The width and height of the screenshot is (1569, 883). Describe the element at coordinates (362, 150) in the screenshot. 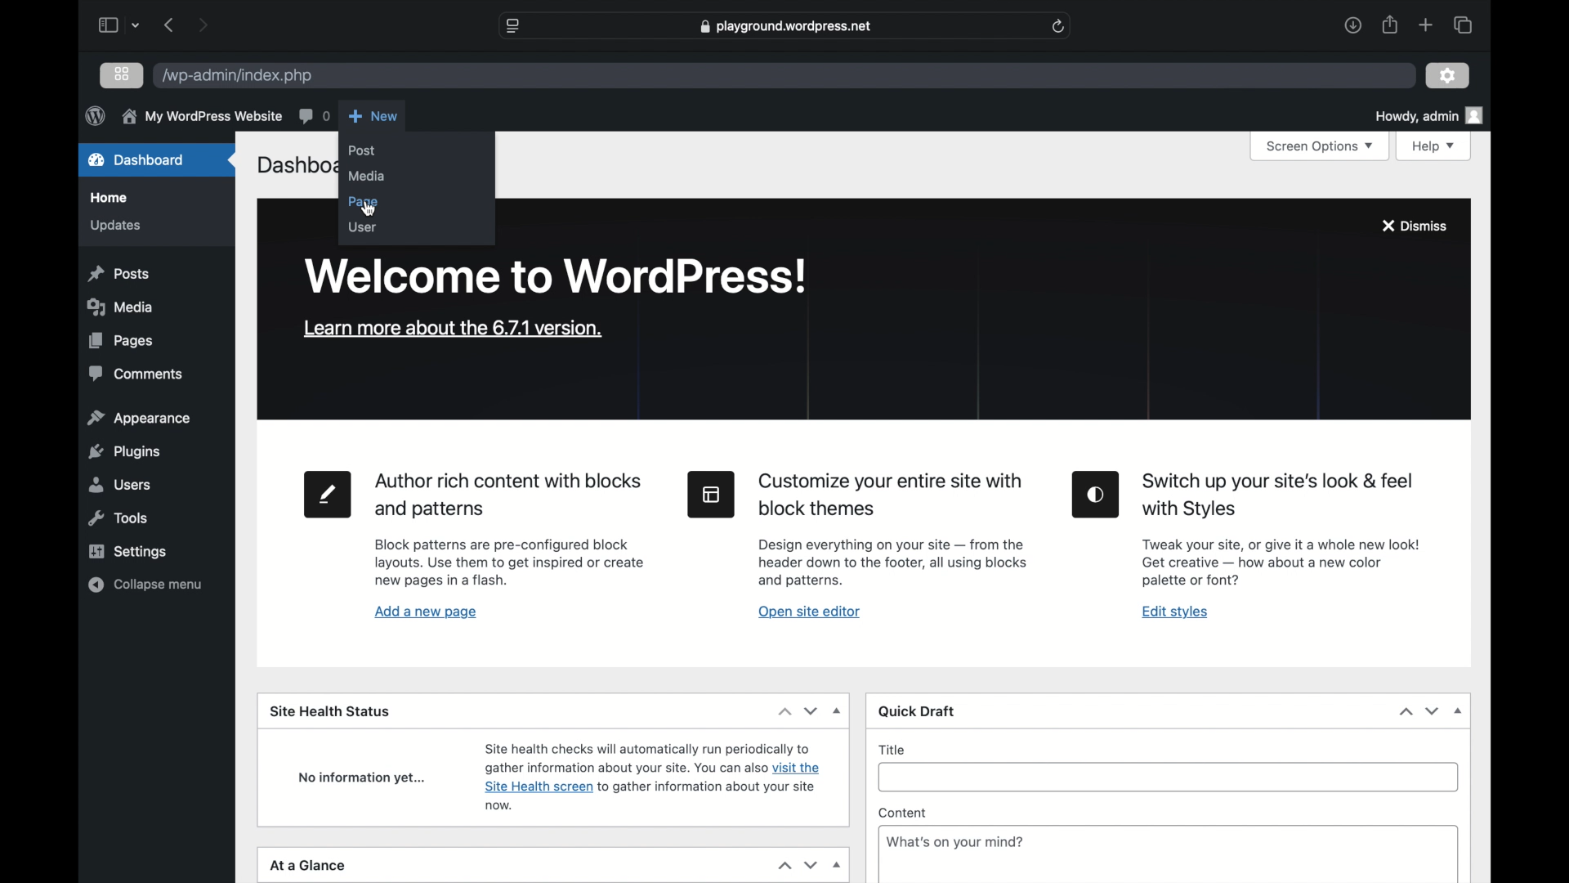

I see `post` at that location.